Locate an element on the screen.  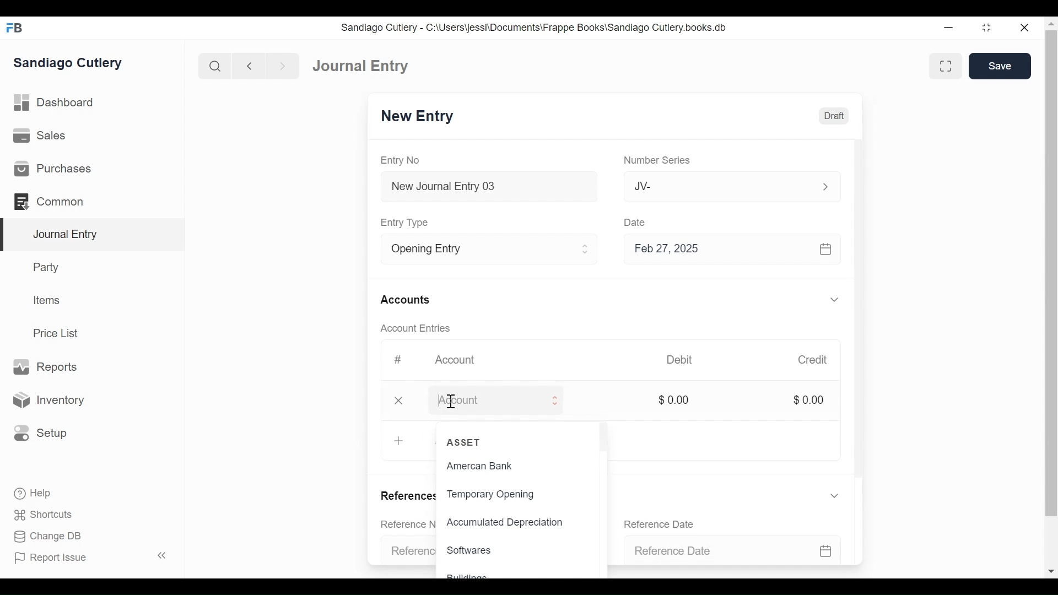
Purchases is located at coordinates (55, 169).